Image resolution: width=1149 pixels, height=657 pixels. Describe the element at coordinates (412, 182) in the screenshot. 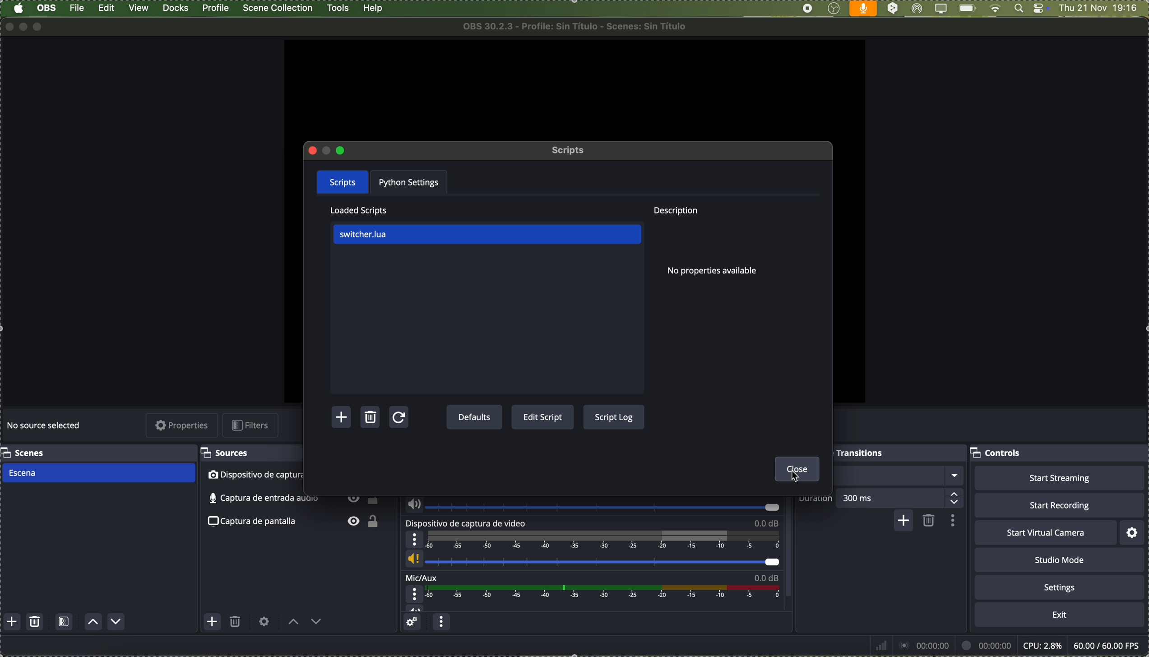

I see `python settings` at that location.